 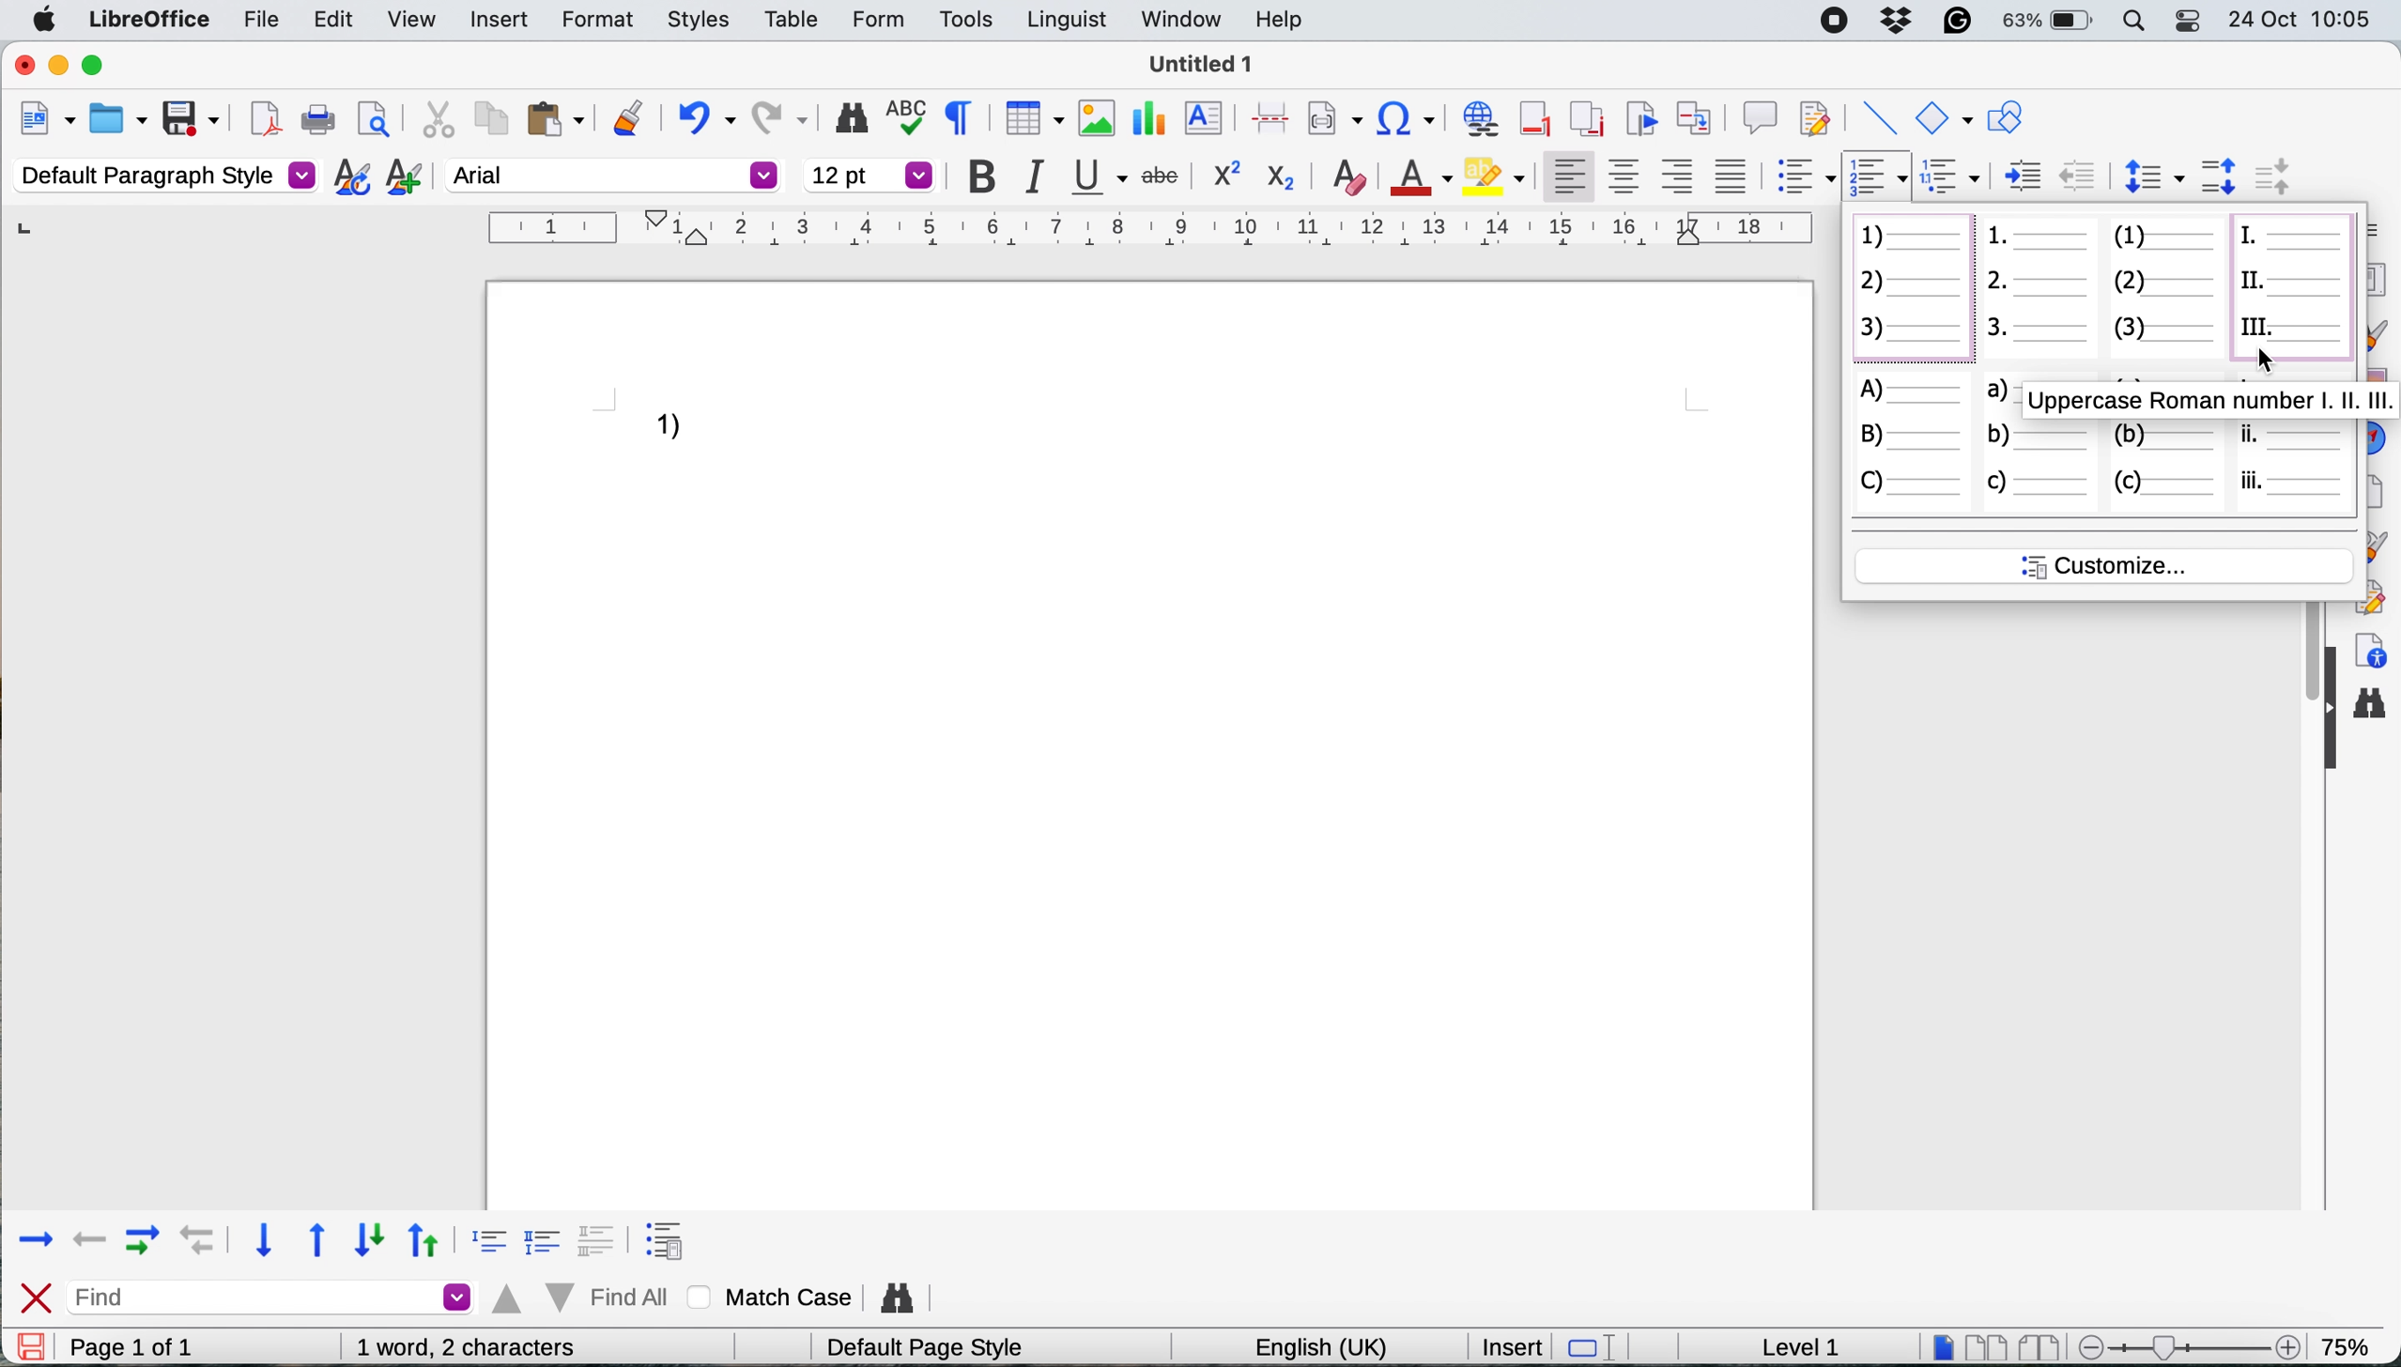 I want to click on insert image, so click(x=1093, y=116).